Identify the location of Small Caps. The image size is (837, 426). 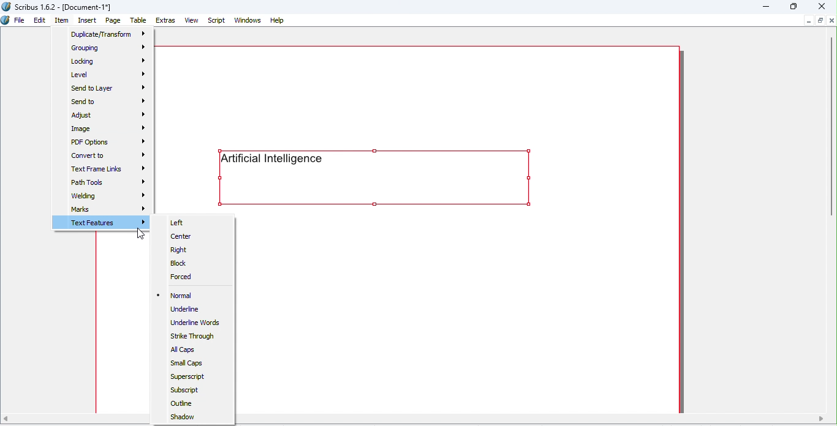
(188, 362).